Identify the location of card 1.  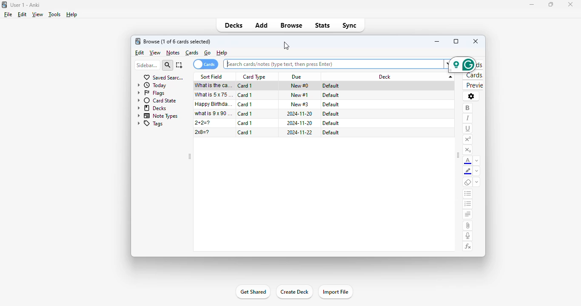
(245, 113).